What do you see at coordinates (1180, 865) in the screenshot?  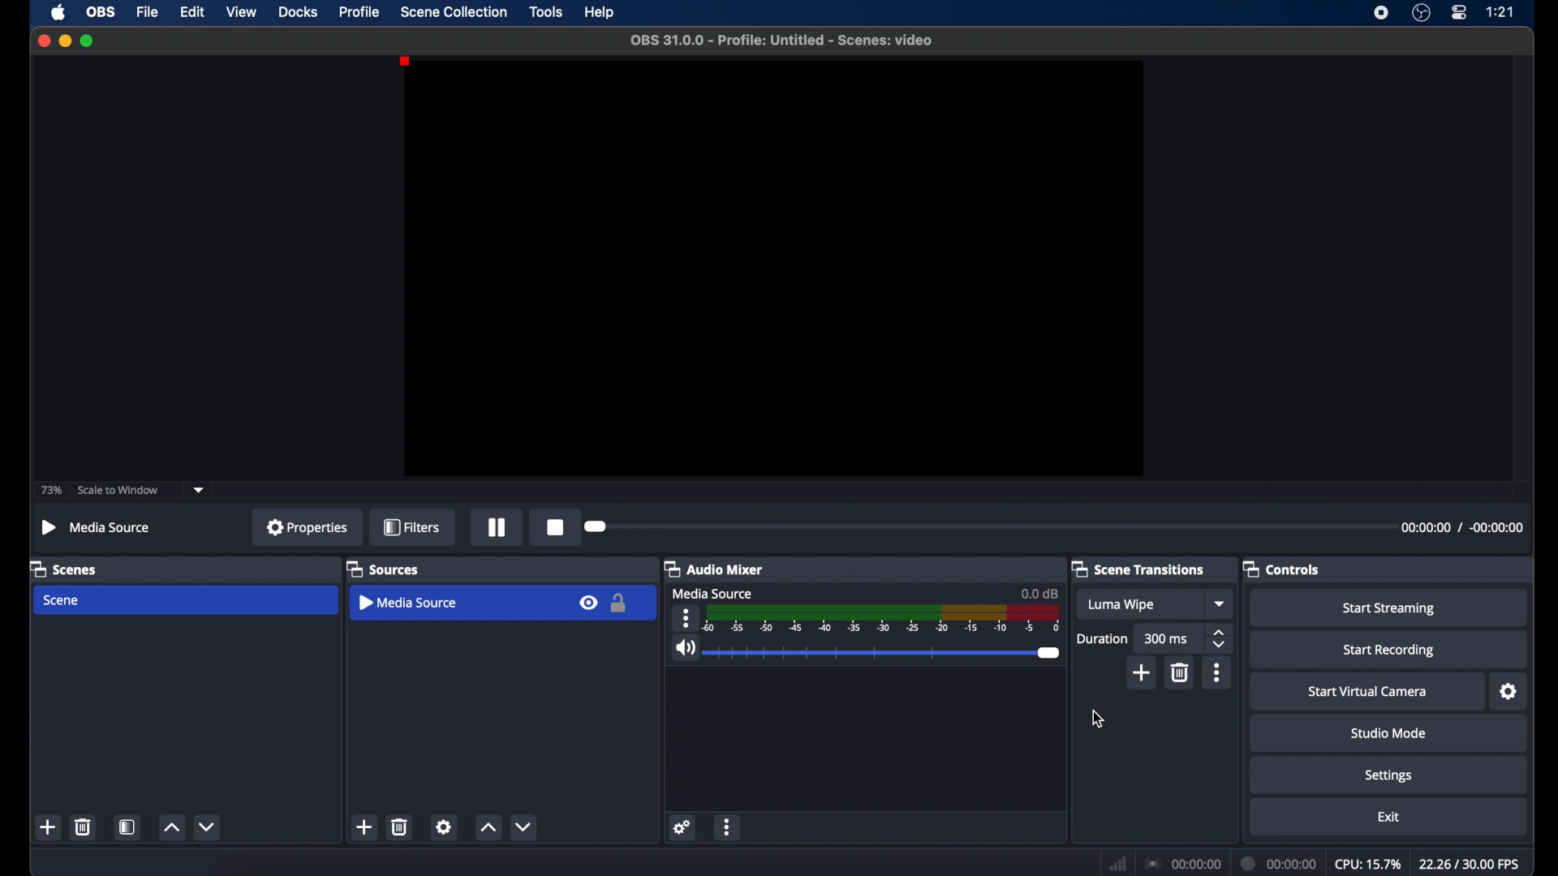 I see `connection` at bounding box center [1180, 865].